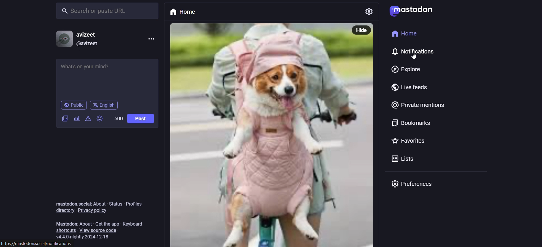  I want to click on search, so click(109, 10).